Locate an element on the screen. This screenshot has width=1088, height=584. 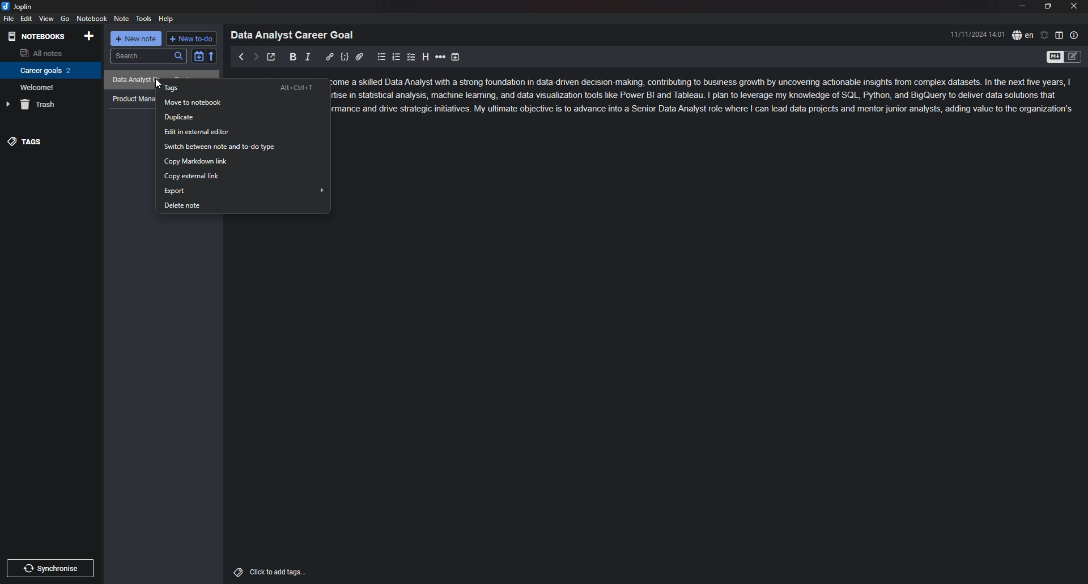
notebook is located at coordinates (92, 18).